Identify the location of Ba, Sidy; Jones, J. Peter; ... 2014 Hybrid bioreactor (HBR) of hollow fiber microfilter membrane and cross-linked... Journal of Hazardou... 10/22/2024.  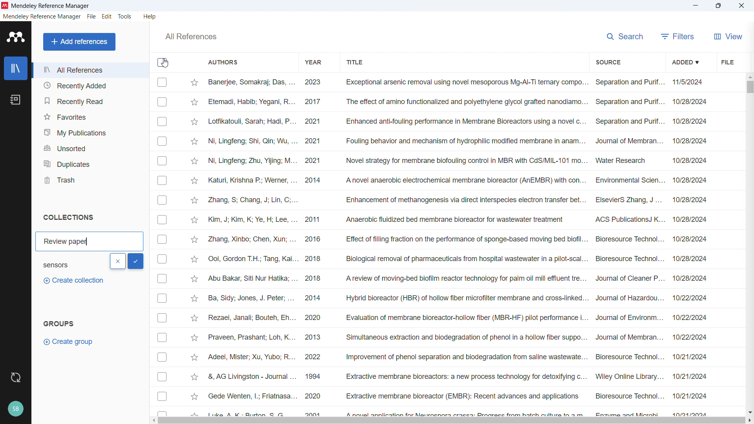
(458, 298).